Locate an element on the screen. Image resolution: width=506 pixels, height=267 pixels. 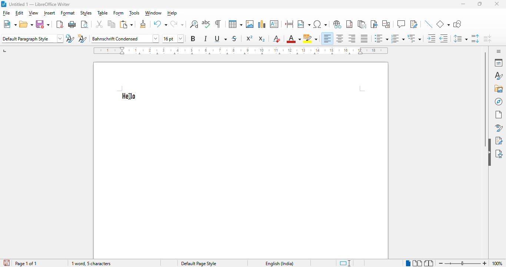
increase indent is located at coordinates (432, 39).